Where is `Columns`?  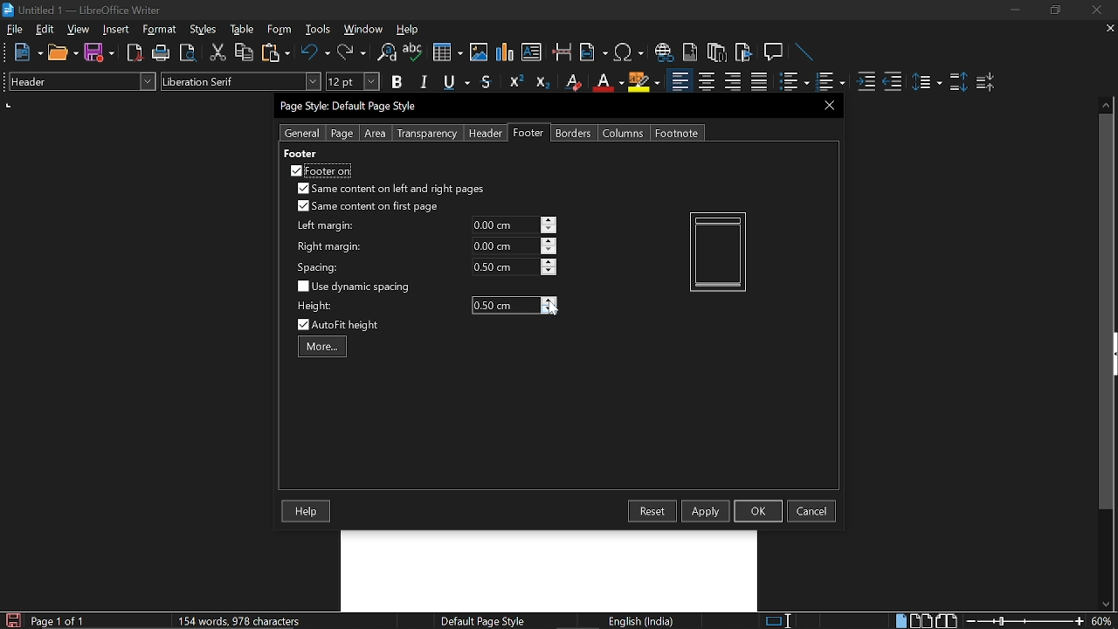
Columns is located at coordinates (624, 133).